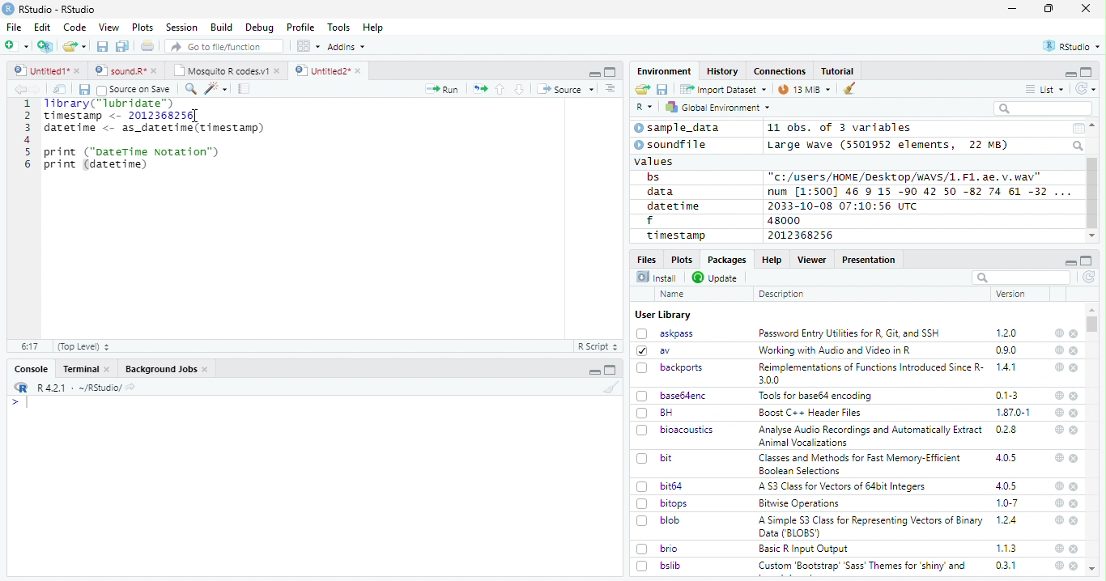  What do you see at coordinates (801, 503) in the screenshot?
I see `Bitwise Operations` at bounding box center [801, 503].